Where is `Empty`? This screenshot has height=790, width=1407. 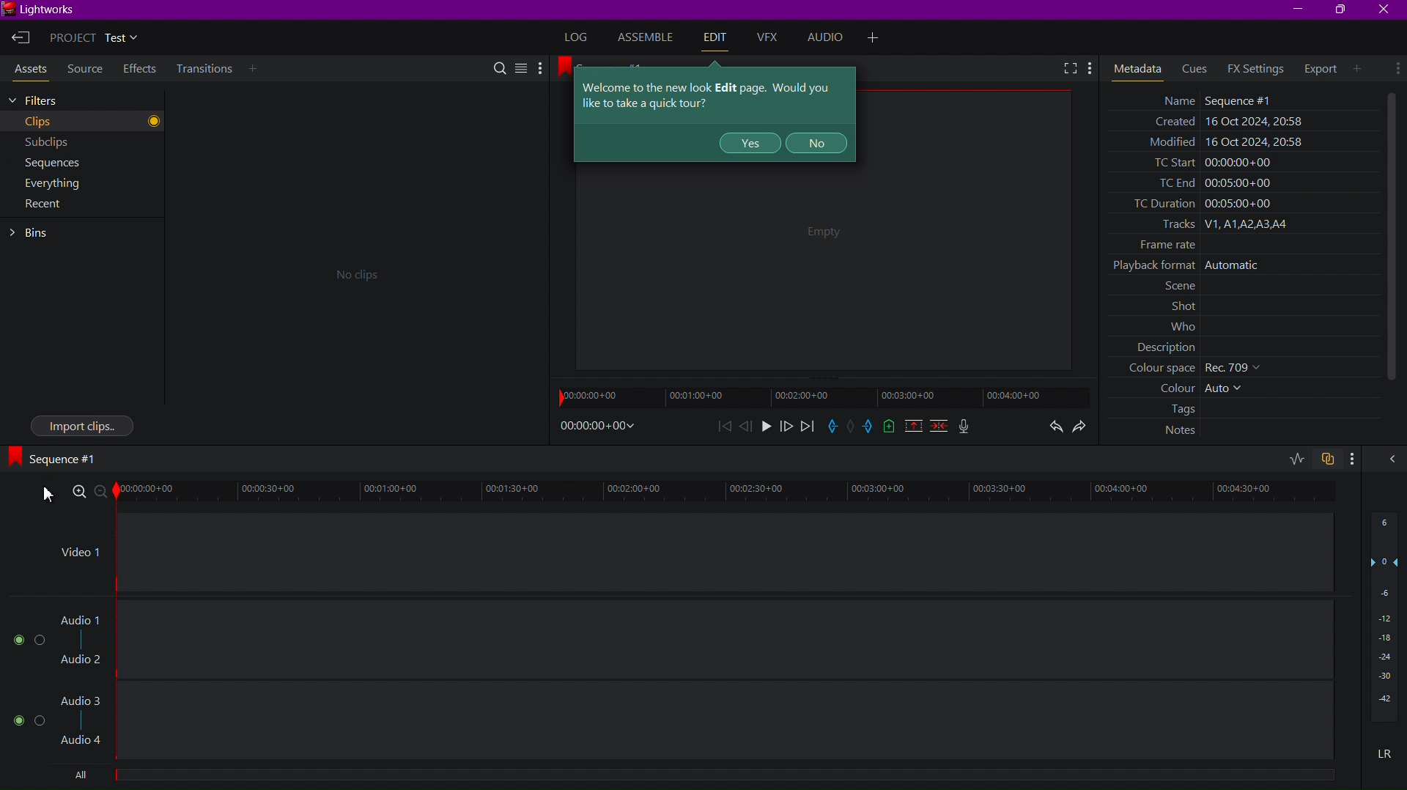 Empty is located at coordinates (822, 271).